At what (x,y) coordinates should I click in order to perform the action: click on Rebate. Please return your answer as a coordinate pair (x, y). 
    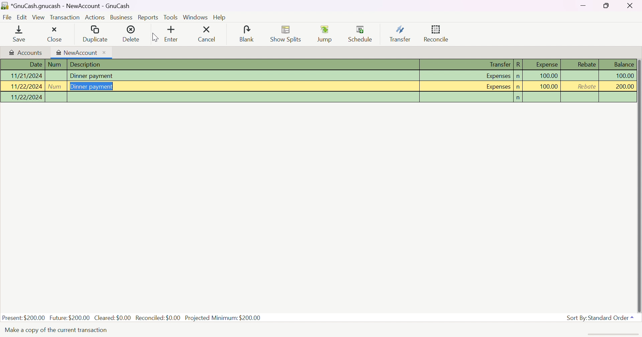
    Looking at the image, I should click on (585, 87).